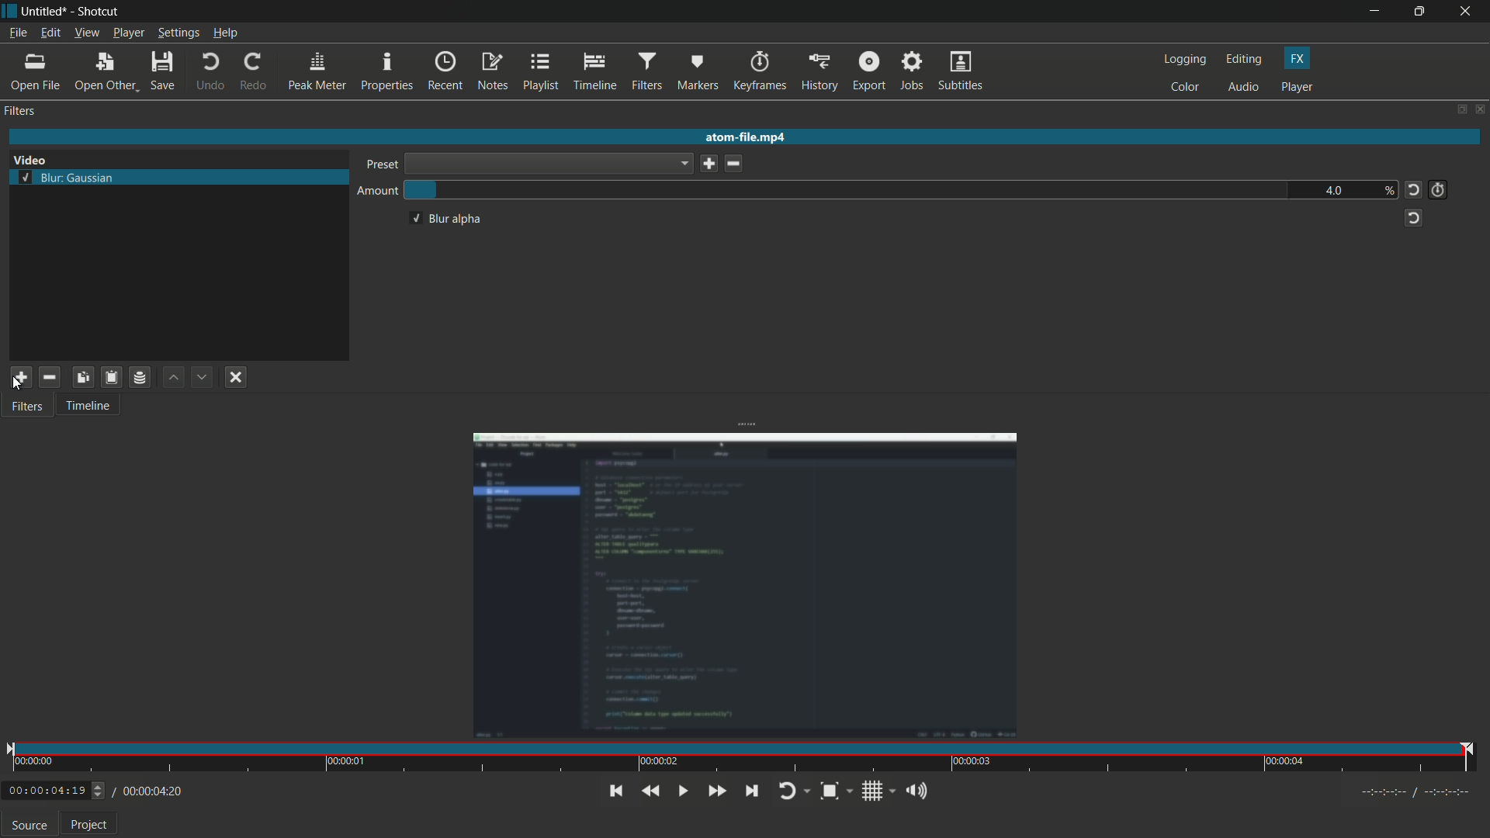 The image size is (1490, 838). Describe the element at coordinates (1186, 88) in the screenshot. I see `color` at that location.